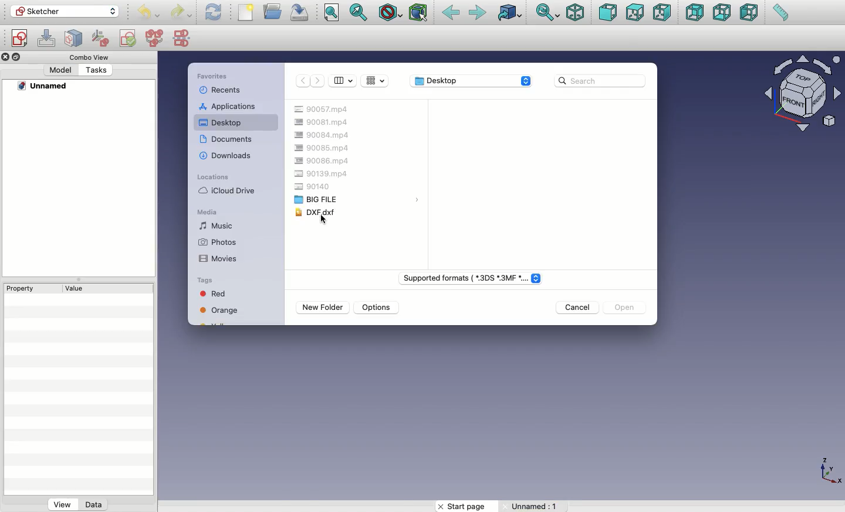  I want to click on Desktop, so click(221, 122).